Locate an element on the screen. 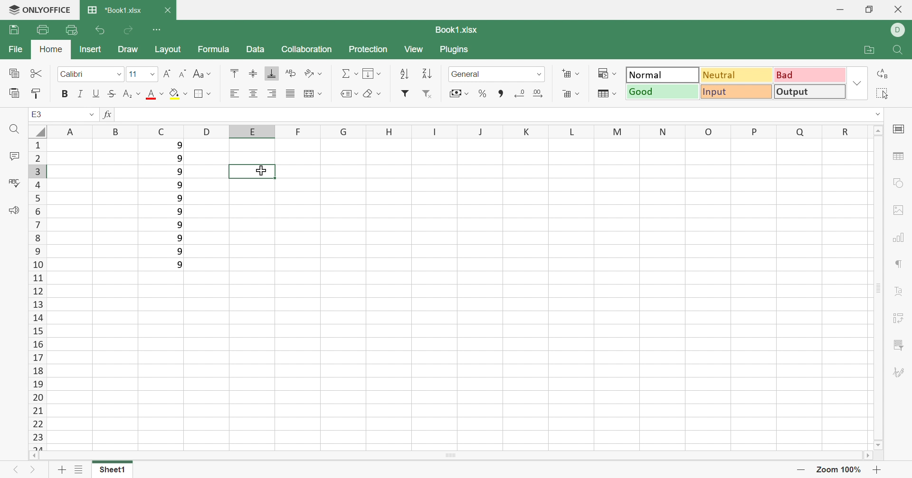  Calibri is located at coordinates (75, 74).